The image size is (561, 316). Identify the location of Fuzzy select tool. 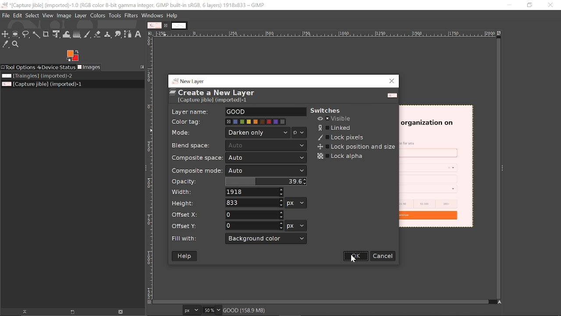
(36, 36).